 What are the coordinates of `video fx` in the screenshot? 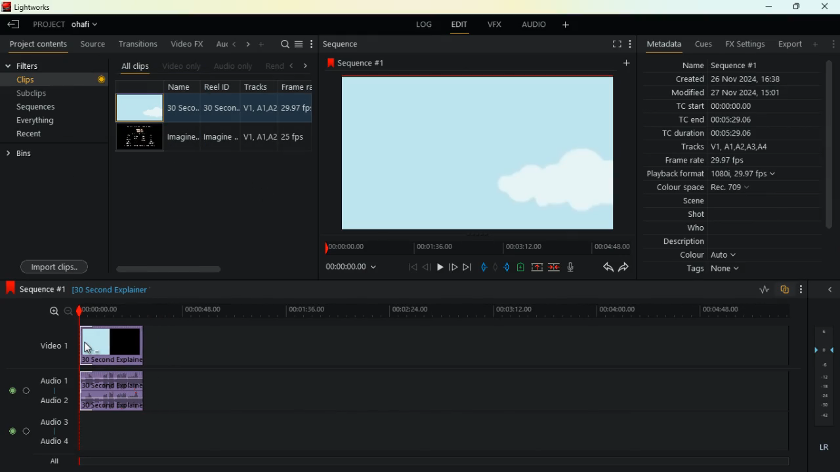 It's located at (185, 43).